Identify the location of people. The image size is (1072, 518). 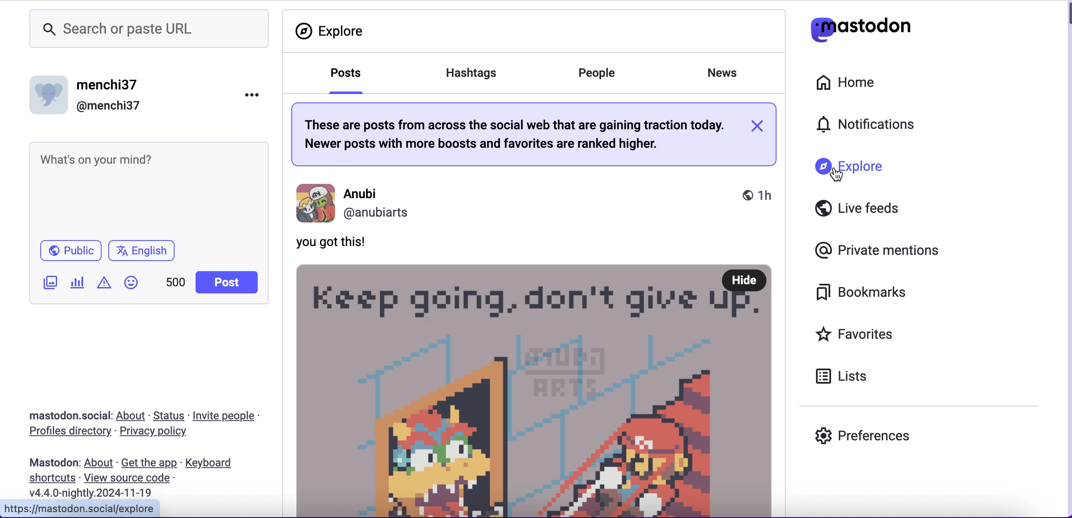
(603, 75).